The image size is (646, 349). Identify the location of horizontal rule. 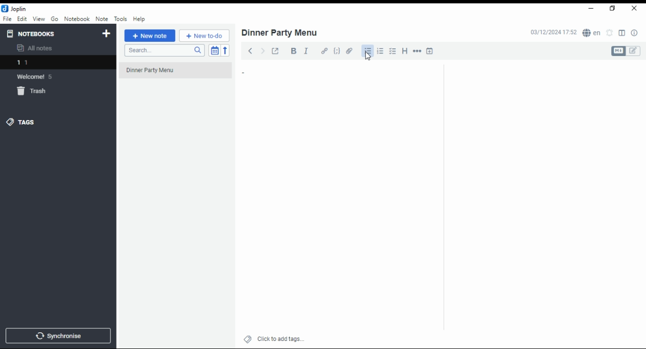
(417, 50).